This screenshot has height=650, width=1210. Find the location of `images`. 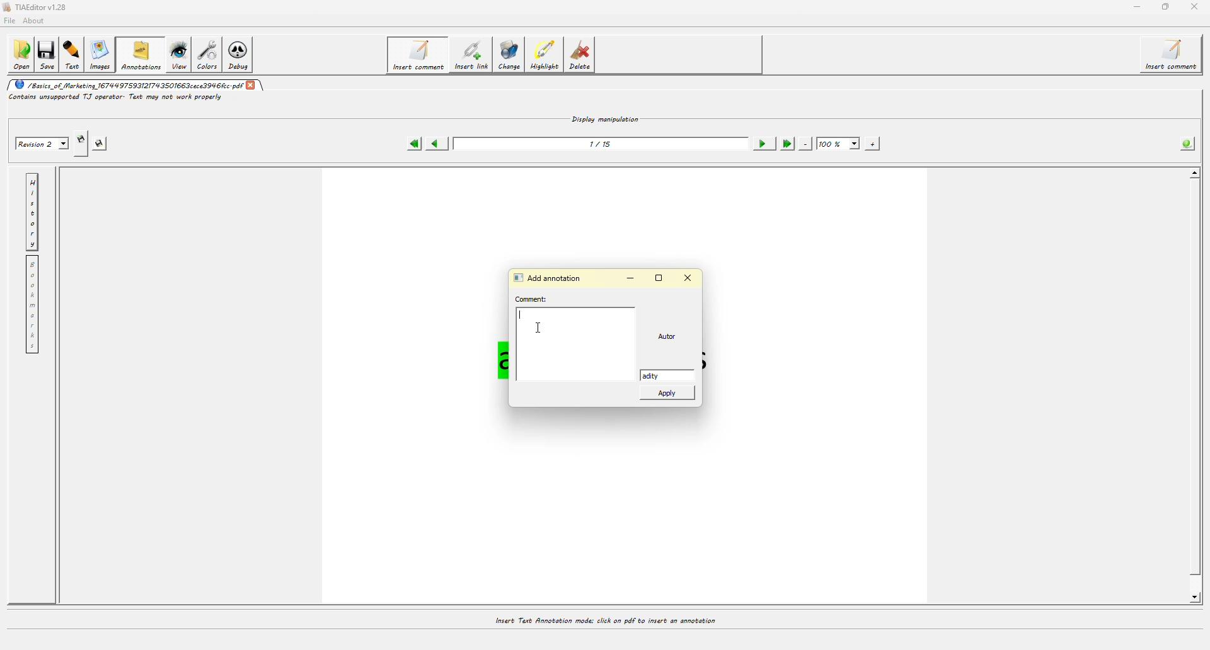

images is located at coordinates (102, 55).